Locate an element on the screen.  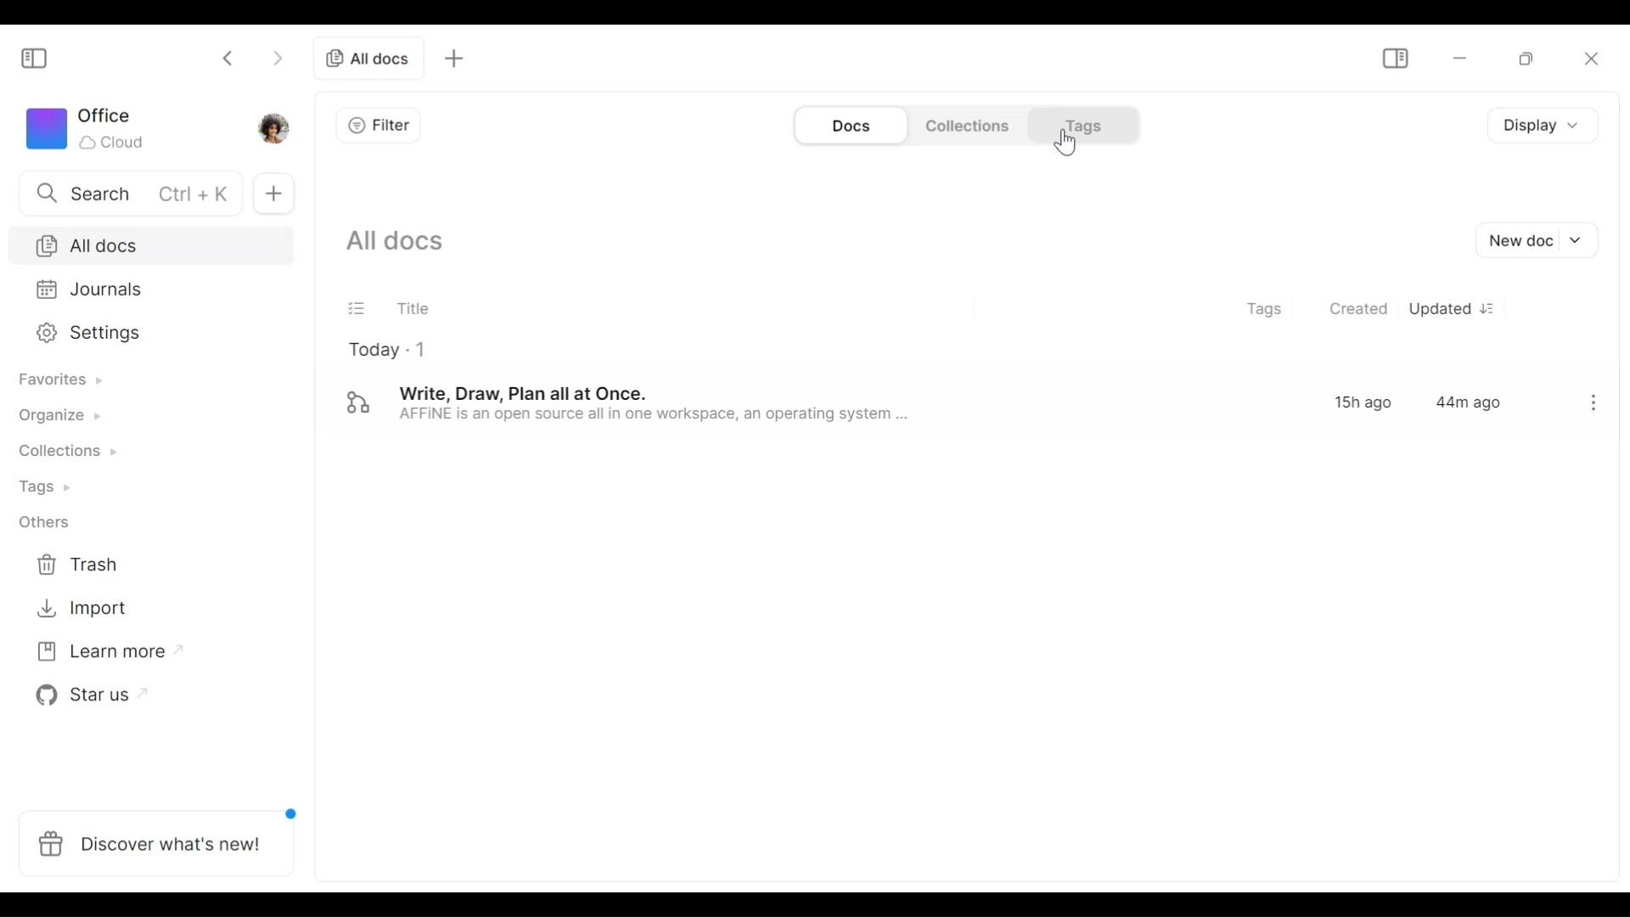
Filter is located at coordinates (356, 307).